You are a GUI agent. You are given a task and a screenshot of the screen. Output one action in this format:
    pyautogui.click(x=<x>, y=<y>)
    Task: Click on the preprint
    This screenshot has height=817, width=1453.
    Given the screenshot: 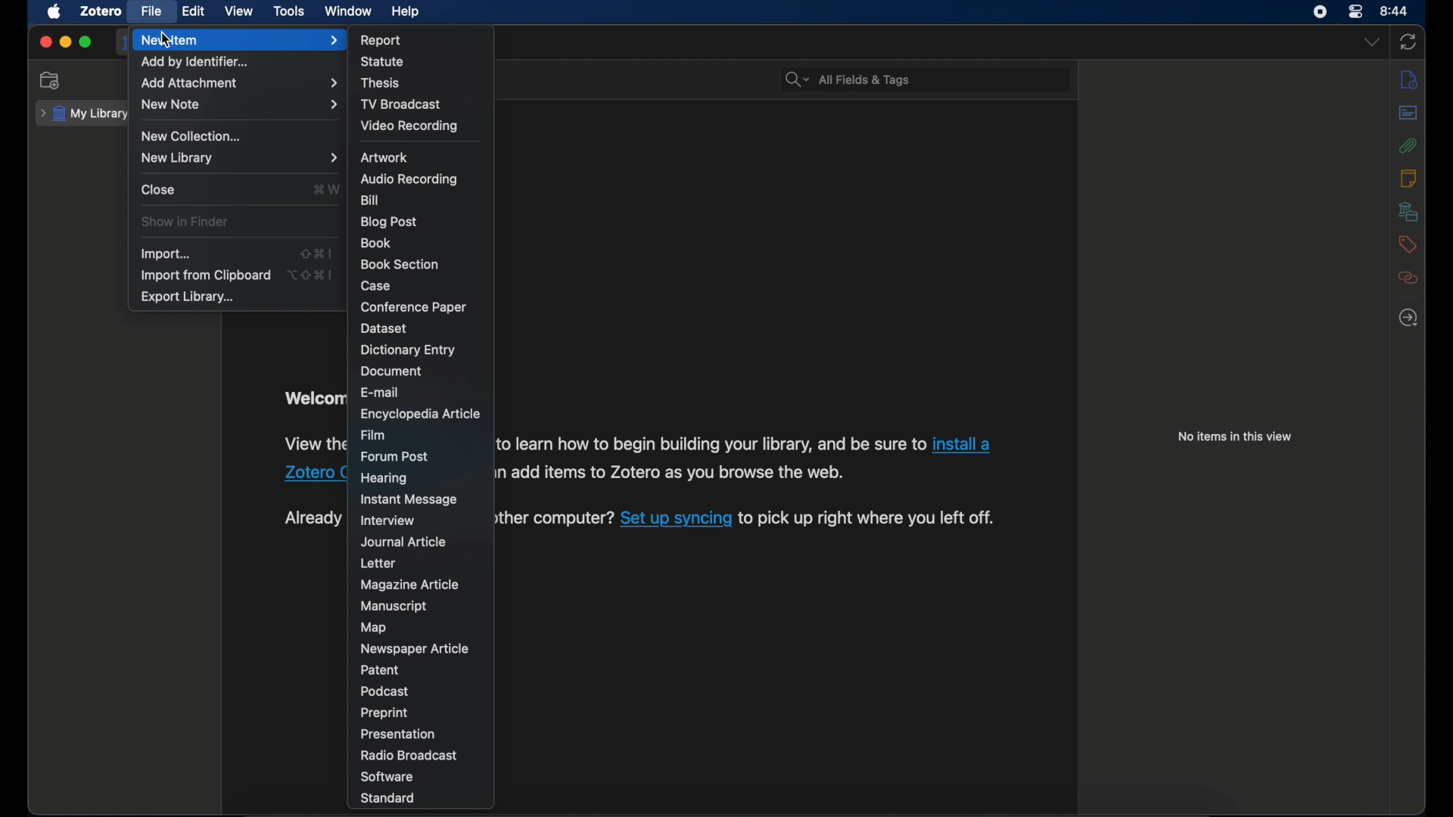 What is the action you would take?
    pyautogui.click(x=384, y=713)
    